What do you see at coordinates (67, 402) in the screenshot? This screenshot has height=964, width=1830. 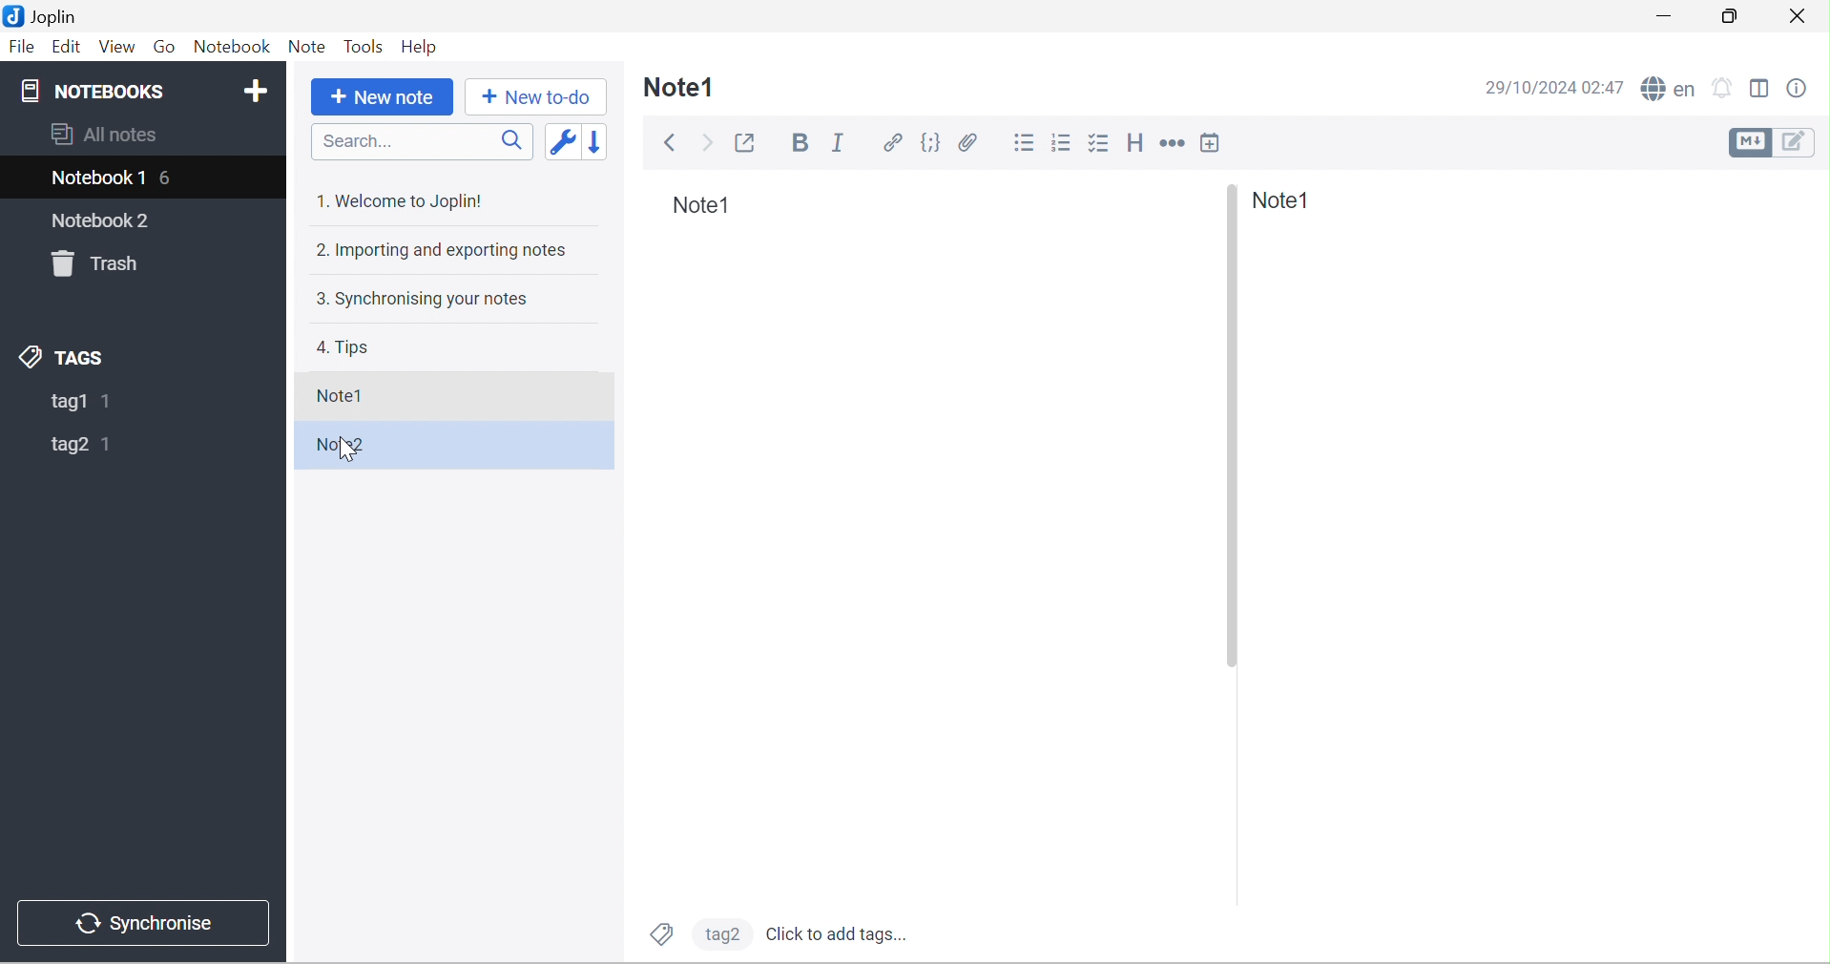 I see `tag1` at bounding box center [67, 402].